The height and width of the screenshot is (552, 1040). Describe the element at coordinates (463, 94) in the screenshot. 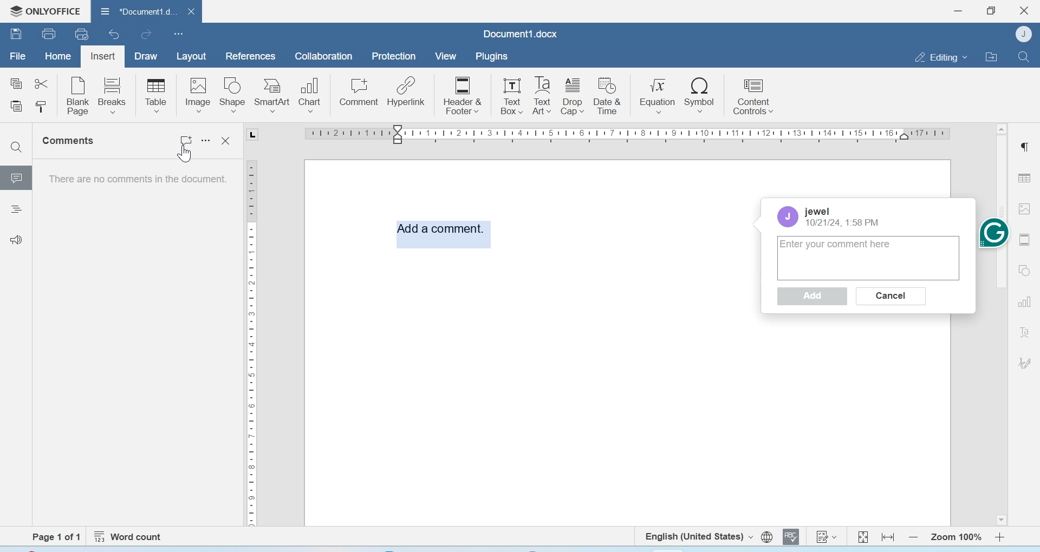

I see `Header & Footer` at that location.